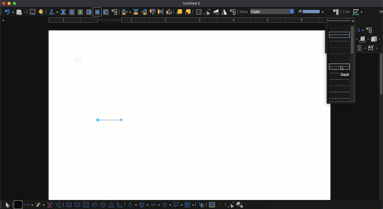 The width and height of the screenshot is (383, 209). Describe the element at coordinates (372, 48) in the screenshot. I see `fontwork character spacing` at that location.